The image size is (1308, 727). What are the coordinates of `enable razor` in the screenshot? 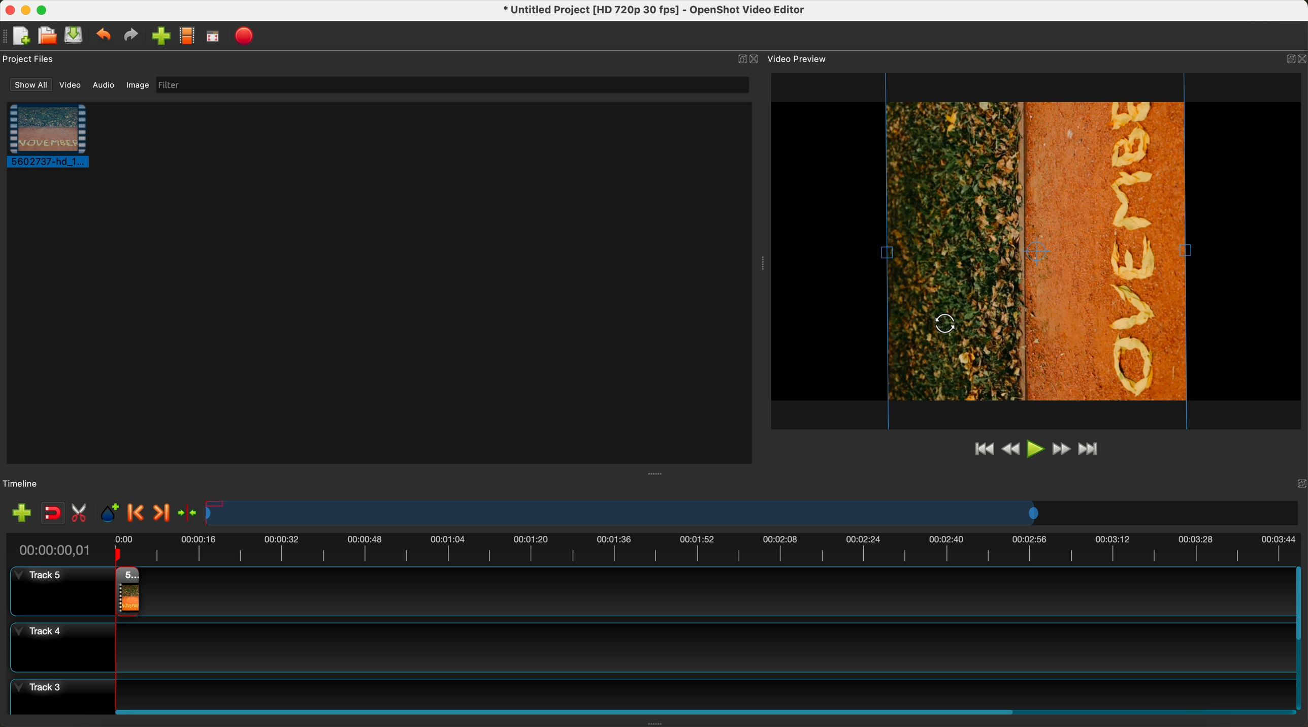 It's located at (82, 514).